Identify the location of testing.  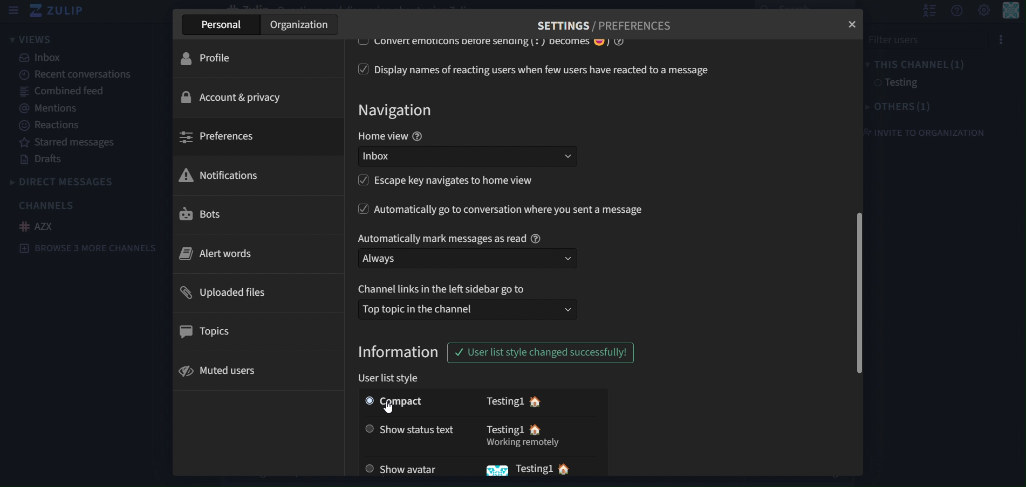
(906, 83).